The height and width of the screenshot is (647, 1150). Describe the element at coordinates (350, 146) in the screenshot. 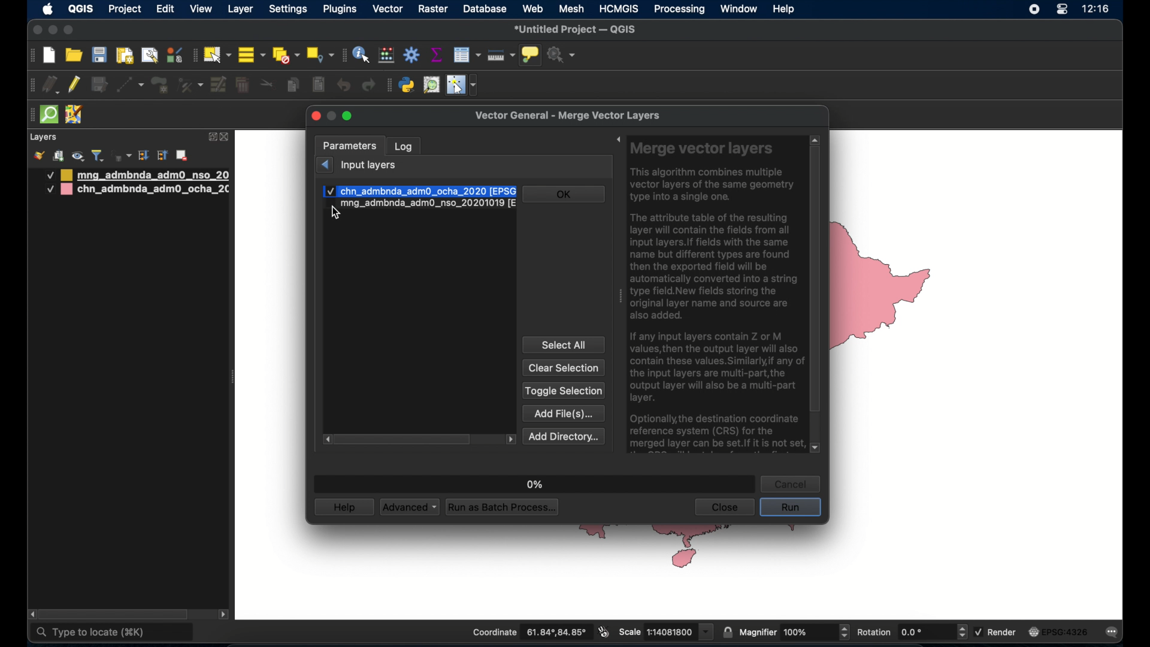

I see `parameters` at that location.